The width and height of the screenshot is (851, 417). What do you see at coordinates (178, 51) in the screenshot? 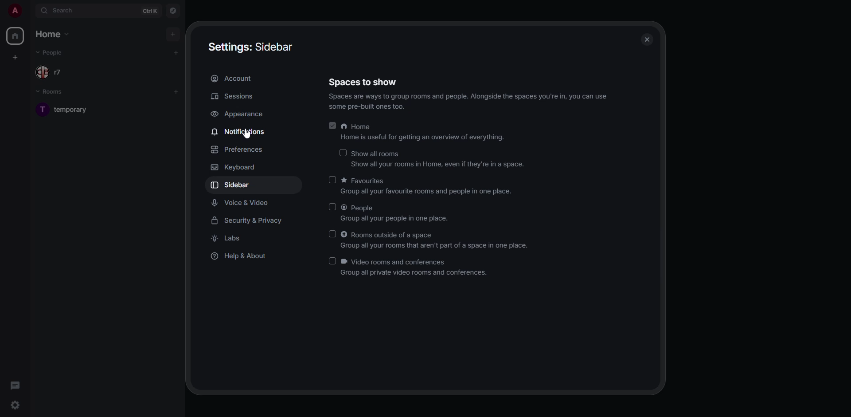
I see `add` at bounding box center [178, 51].